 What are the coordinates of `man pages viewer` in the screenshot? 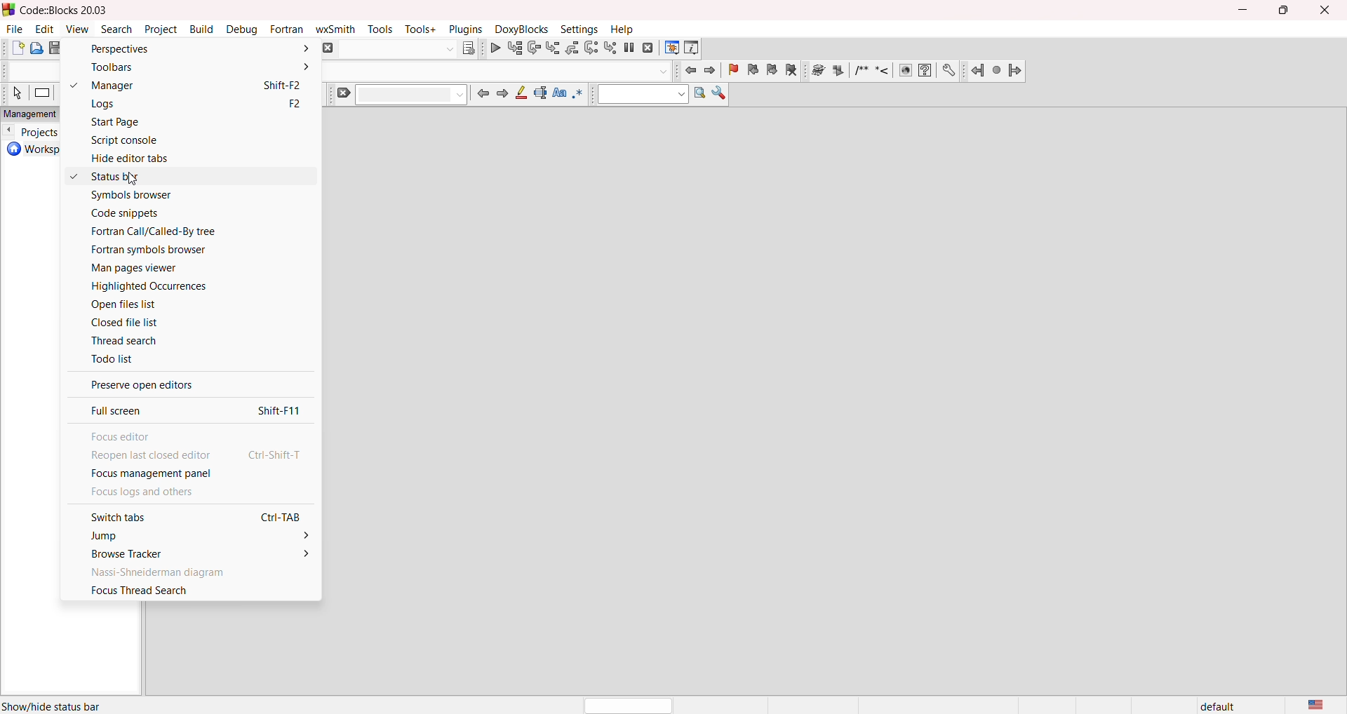 It's located at (188, 269).